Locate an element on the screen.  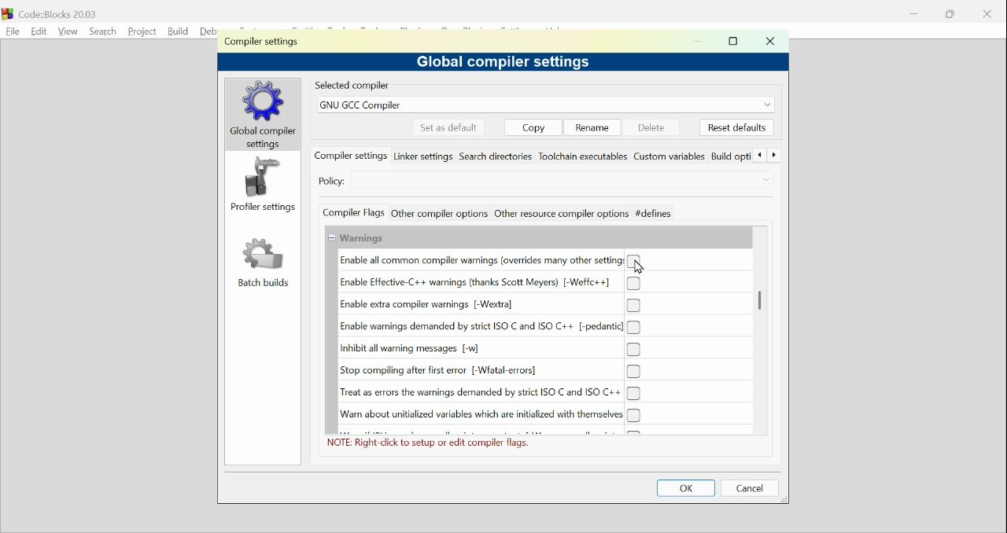
Selected compiler is located at coordinates (357, 86).